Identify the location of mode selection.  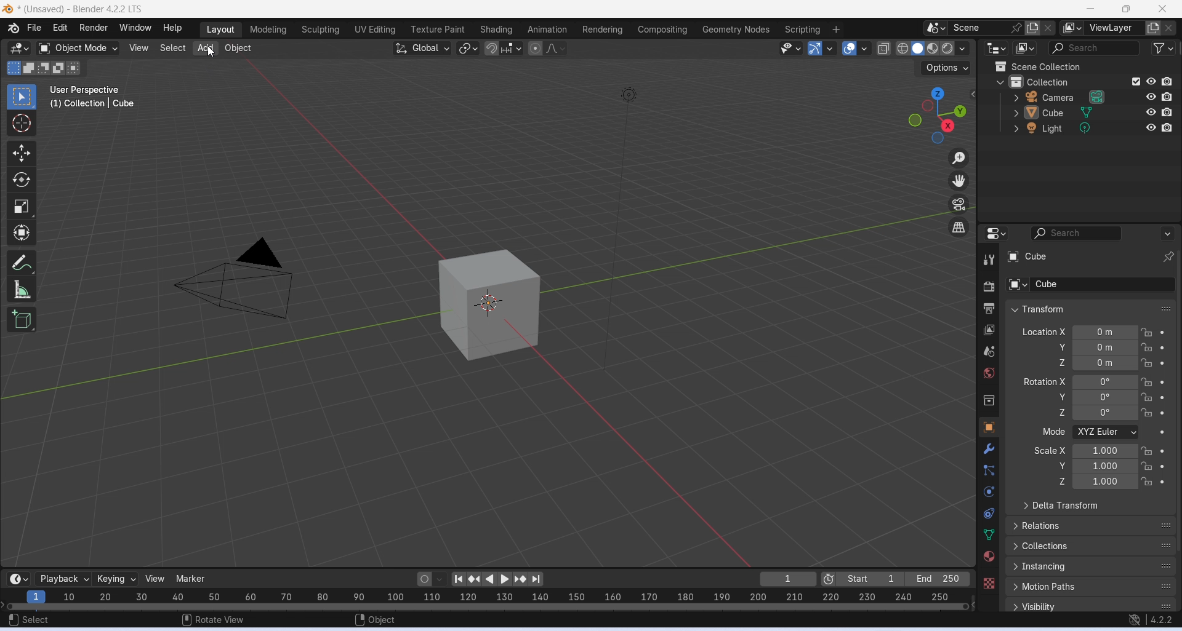
(1106, 432).